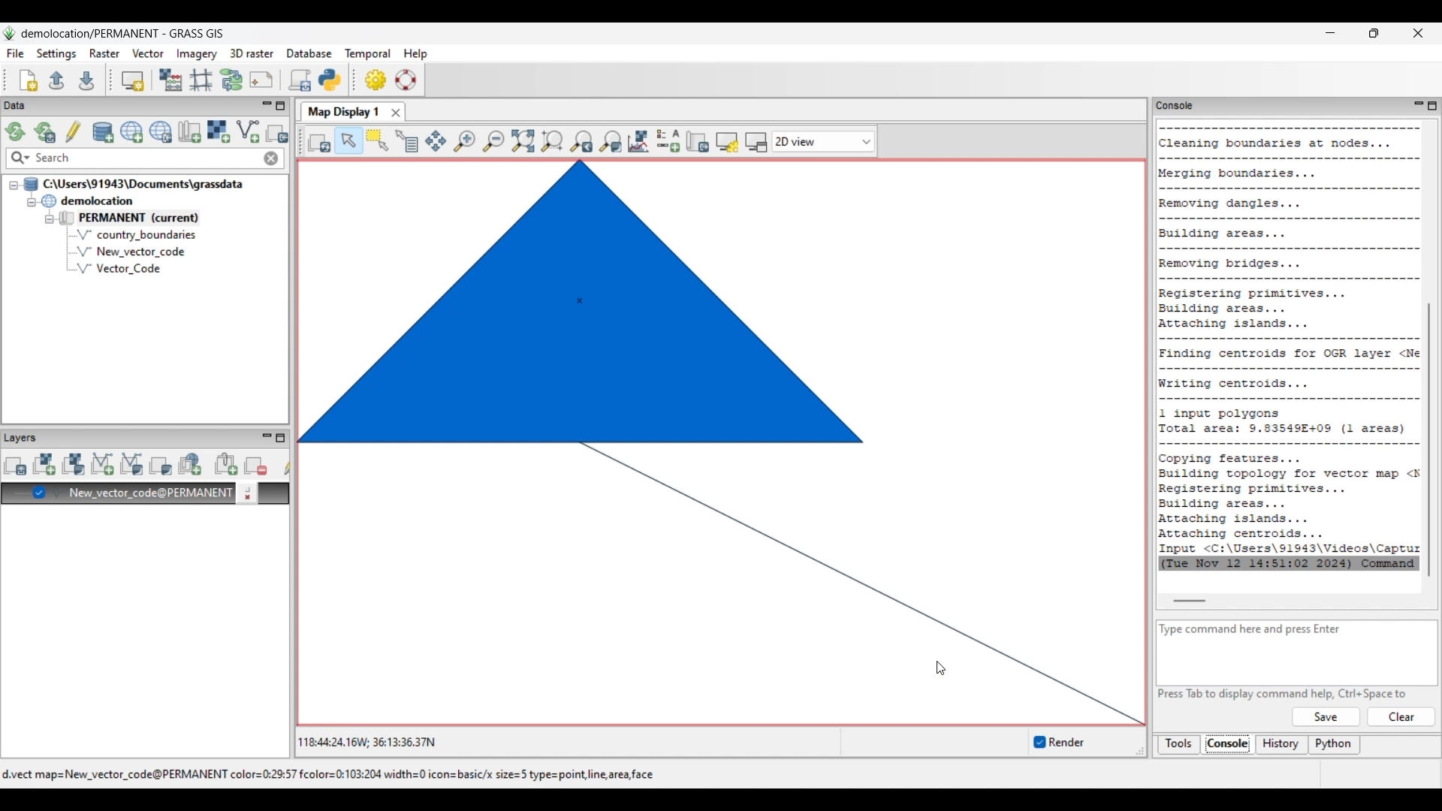  Describe the element at coordinates (56, 80) in the screenshot. I see `Open existing workspace file` at that location.